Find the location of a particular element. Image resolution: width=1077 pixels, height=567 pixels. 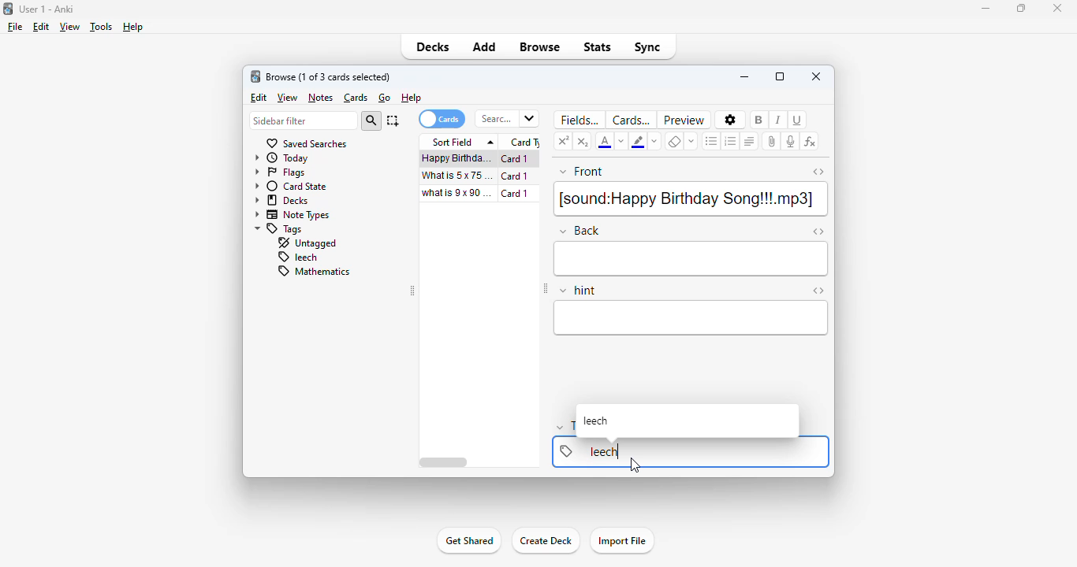

hint is located at coordinates (578, 291).